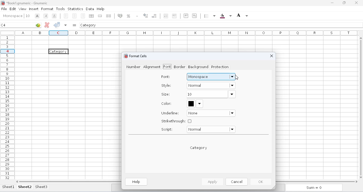  Describe the element at coordinates (54, 16) in the screenshot. I see `underline` at that location.